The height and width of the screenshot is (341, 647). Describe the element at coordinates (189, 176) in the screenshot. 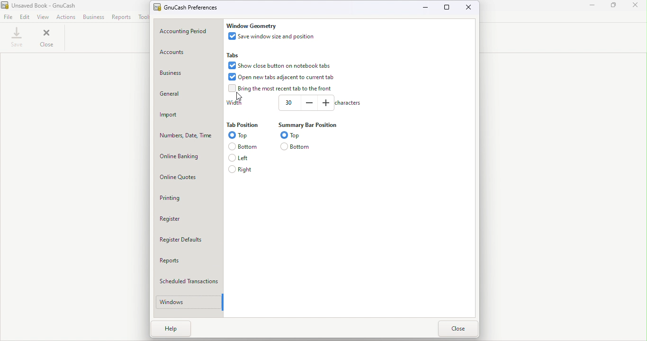

I see `Online quotes` at that location.